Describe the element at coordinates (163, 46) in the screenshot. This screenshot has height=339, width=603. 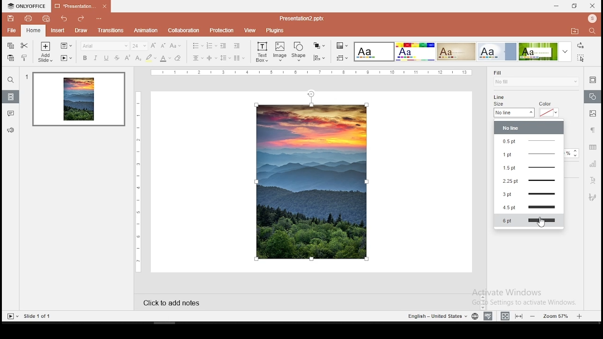
I see `decrease font size` at that location.